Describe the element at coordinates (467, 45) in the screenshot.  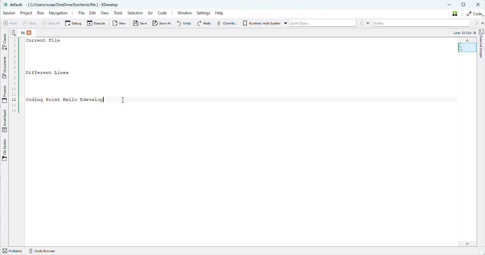
I see `Minimap` at that location.